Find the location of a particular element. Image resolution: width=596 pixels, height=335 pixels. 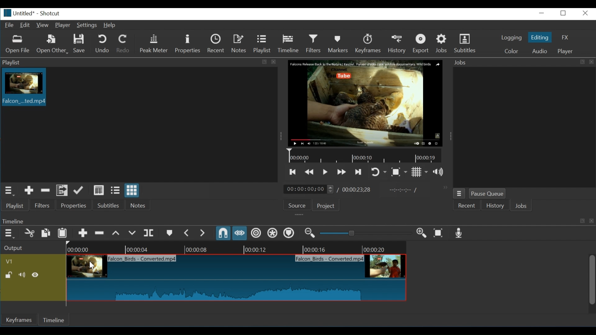

Cursor is located at coordinates (92, 264).